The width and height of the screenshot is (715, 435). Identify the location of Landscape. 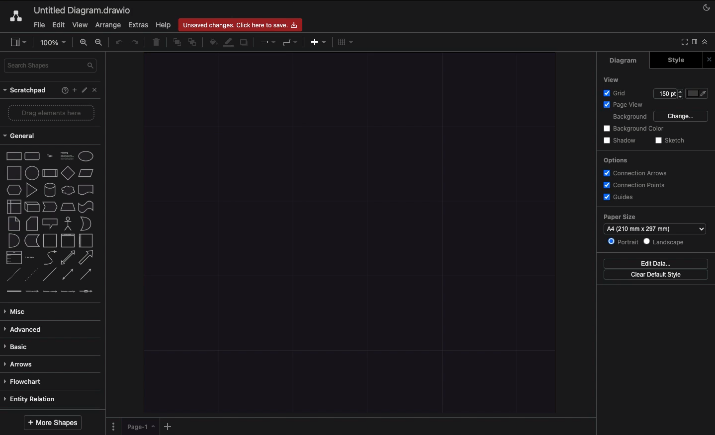
(667, 243).